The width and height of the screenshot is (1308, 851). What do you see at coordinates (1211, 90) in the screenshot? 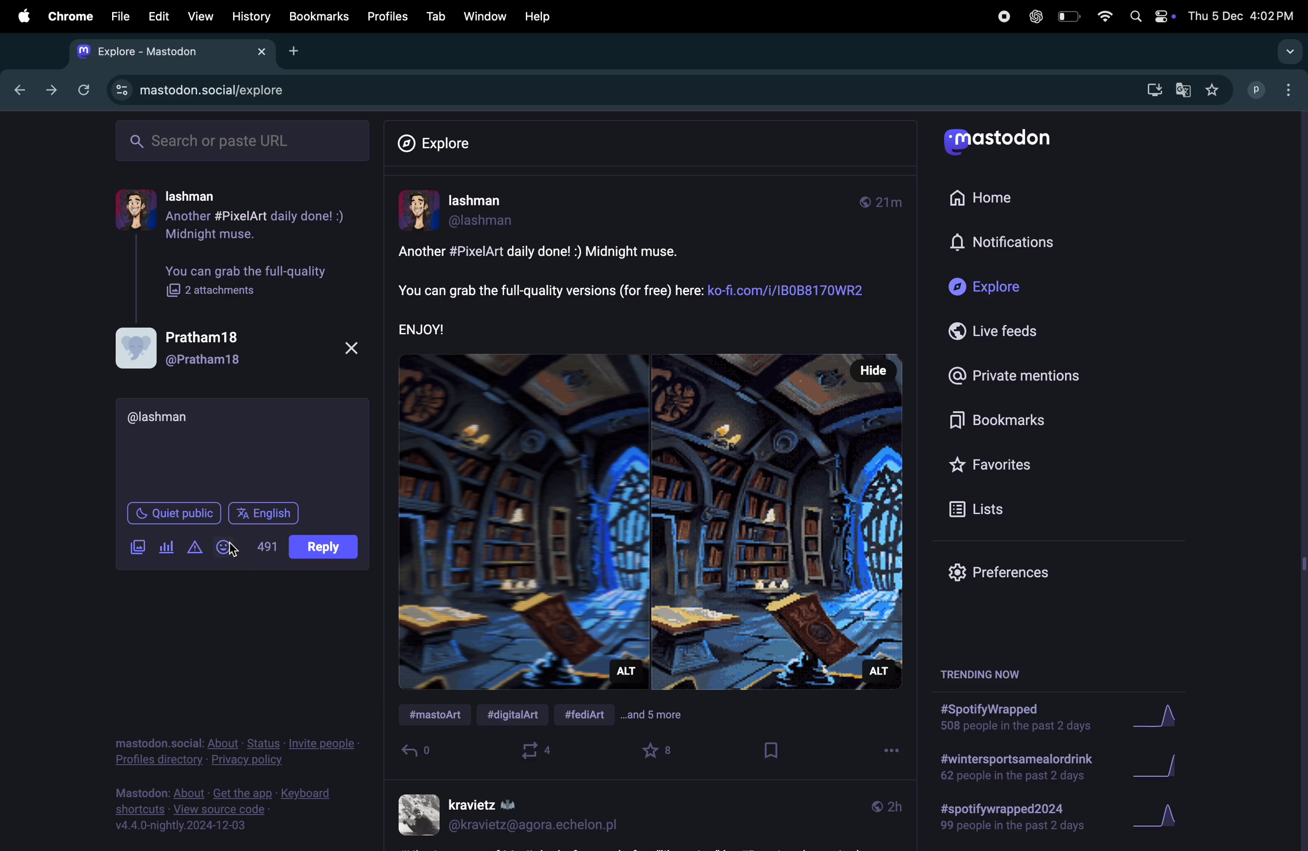
I see `favourites` at bounding box center [1211, 90].